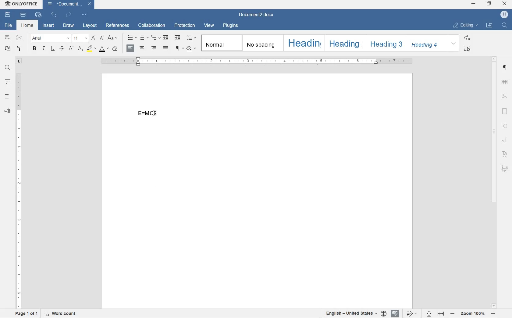 Image resolution: width=512 pixels, height=318 pixels. What do you see at coordinates (7, 97) in the screenshot?
I see `headings` at bounding box center [7, 97].